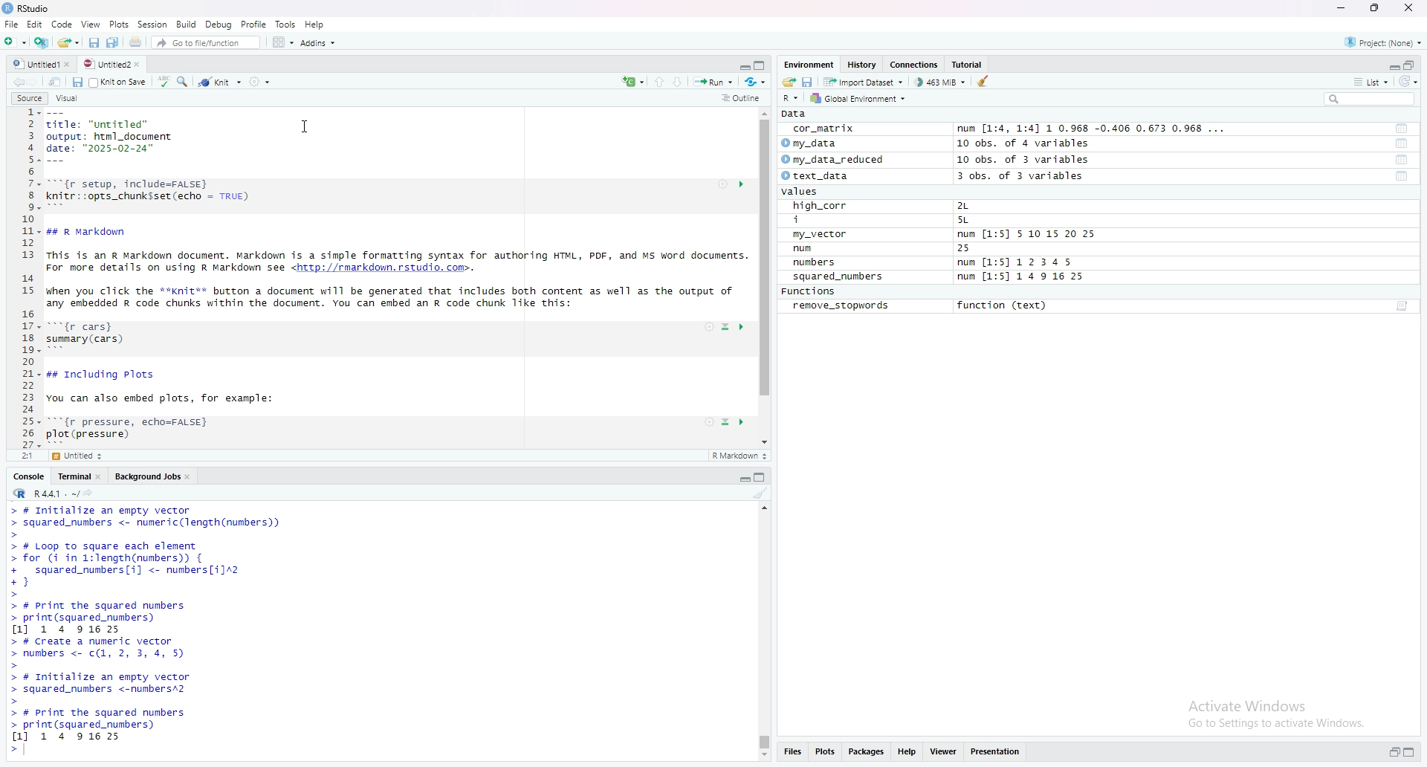  I want to click on Background job, so click(146, 478).